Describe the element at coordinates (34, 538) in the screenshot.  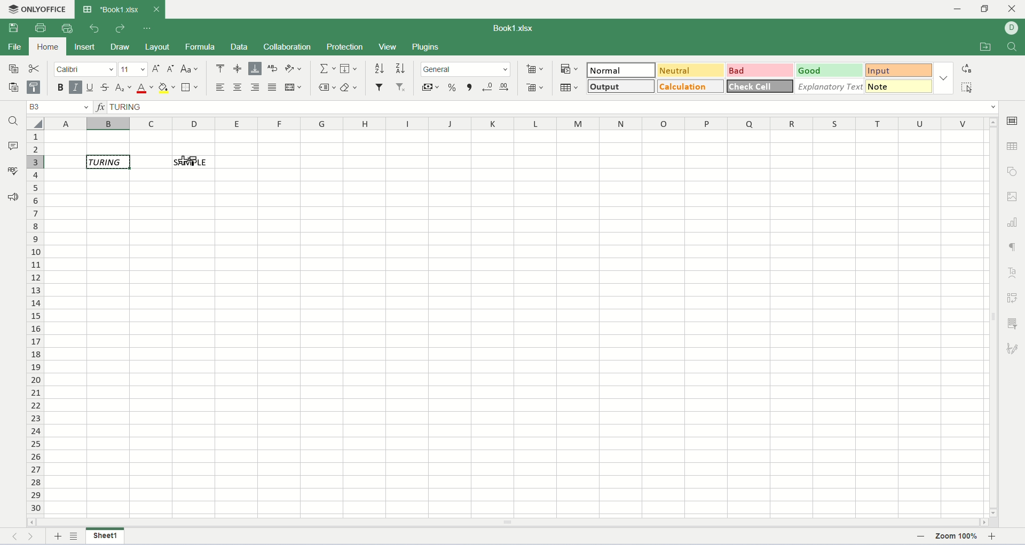
I see `next` at that location.